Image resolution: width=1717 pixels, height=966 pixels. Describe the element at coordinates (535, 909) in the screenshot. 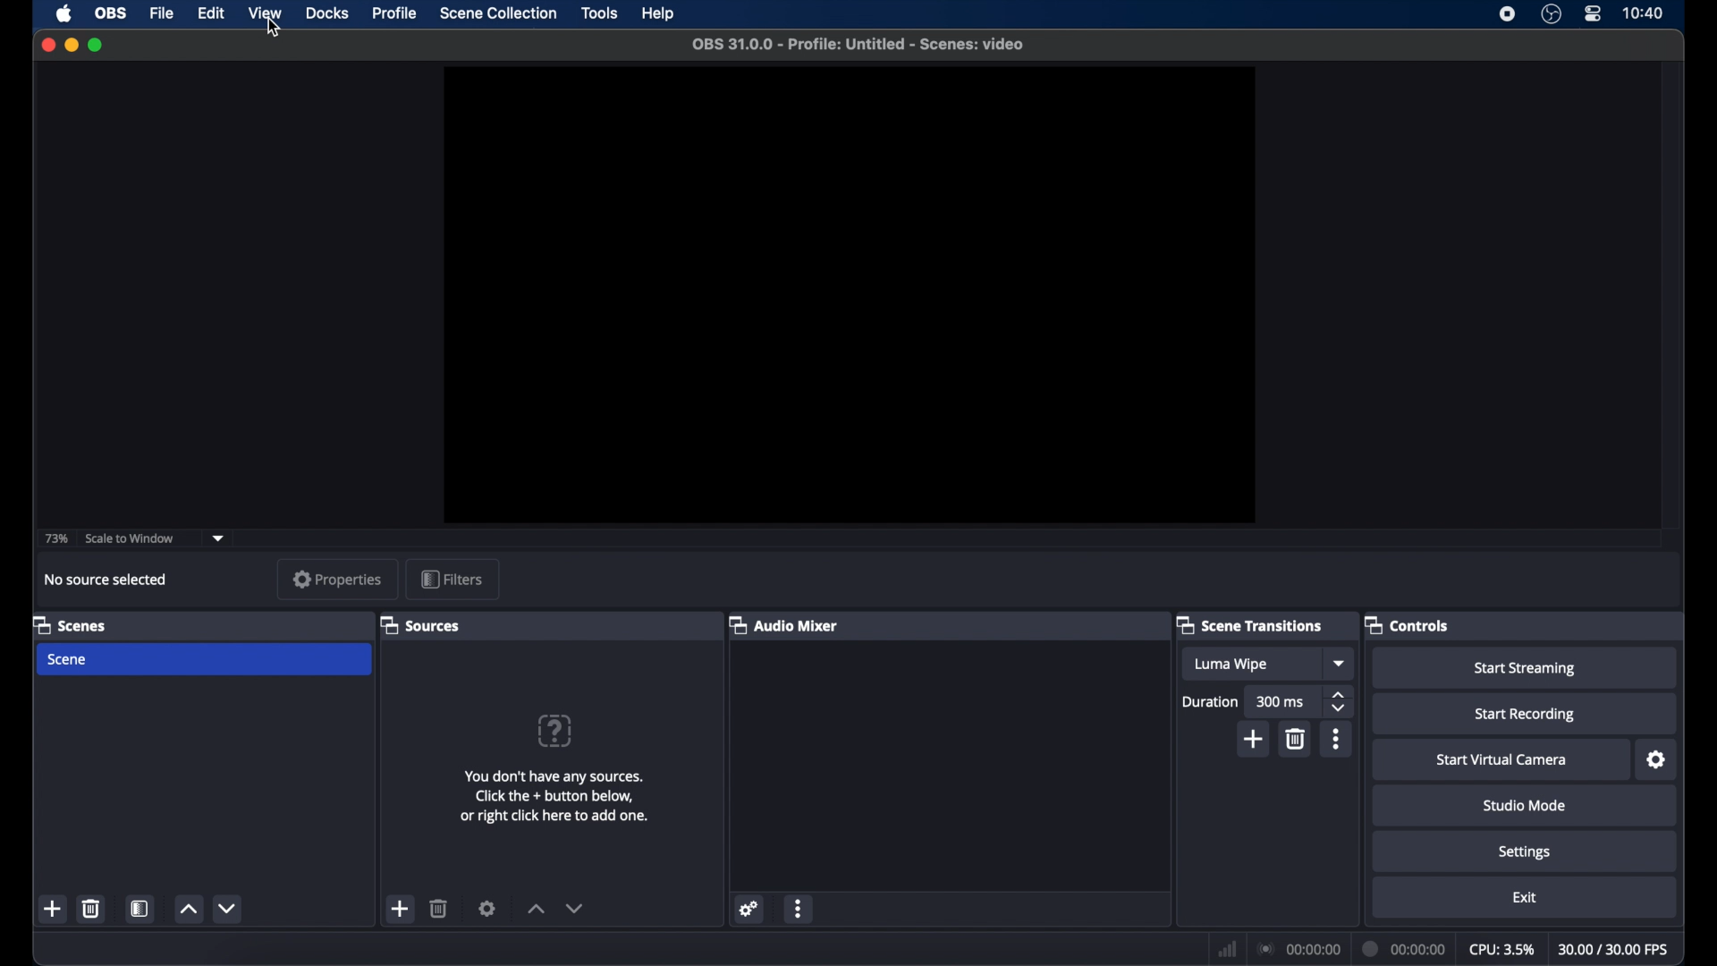

I see `increment` at that location.